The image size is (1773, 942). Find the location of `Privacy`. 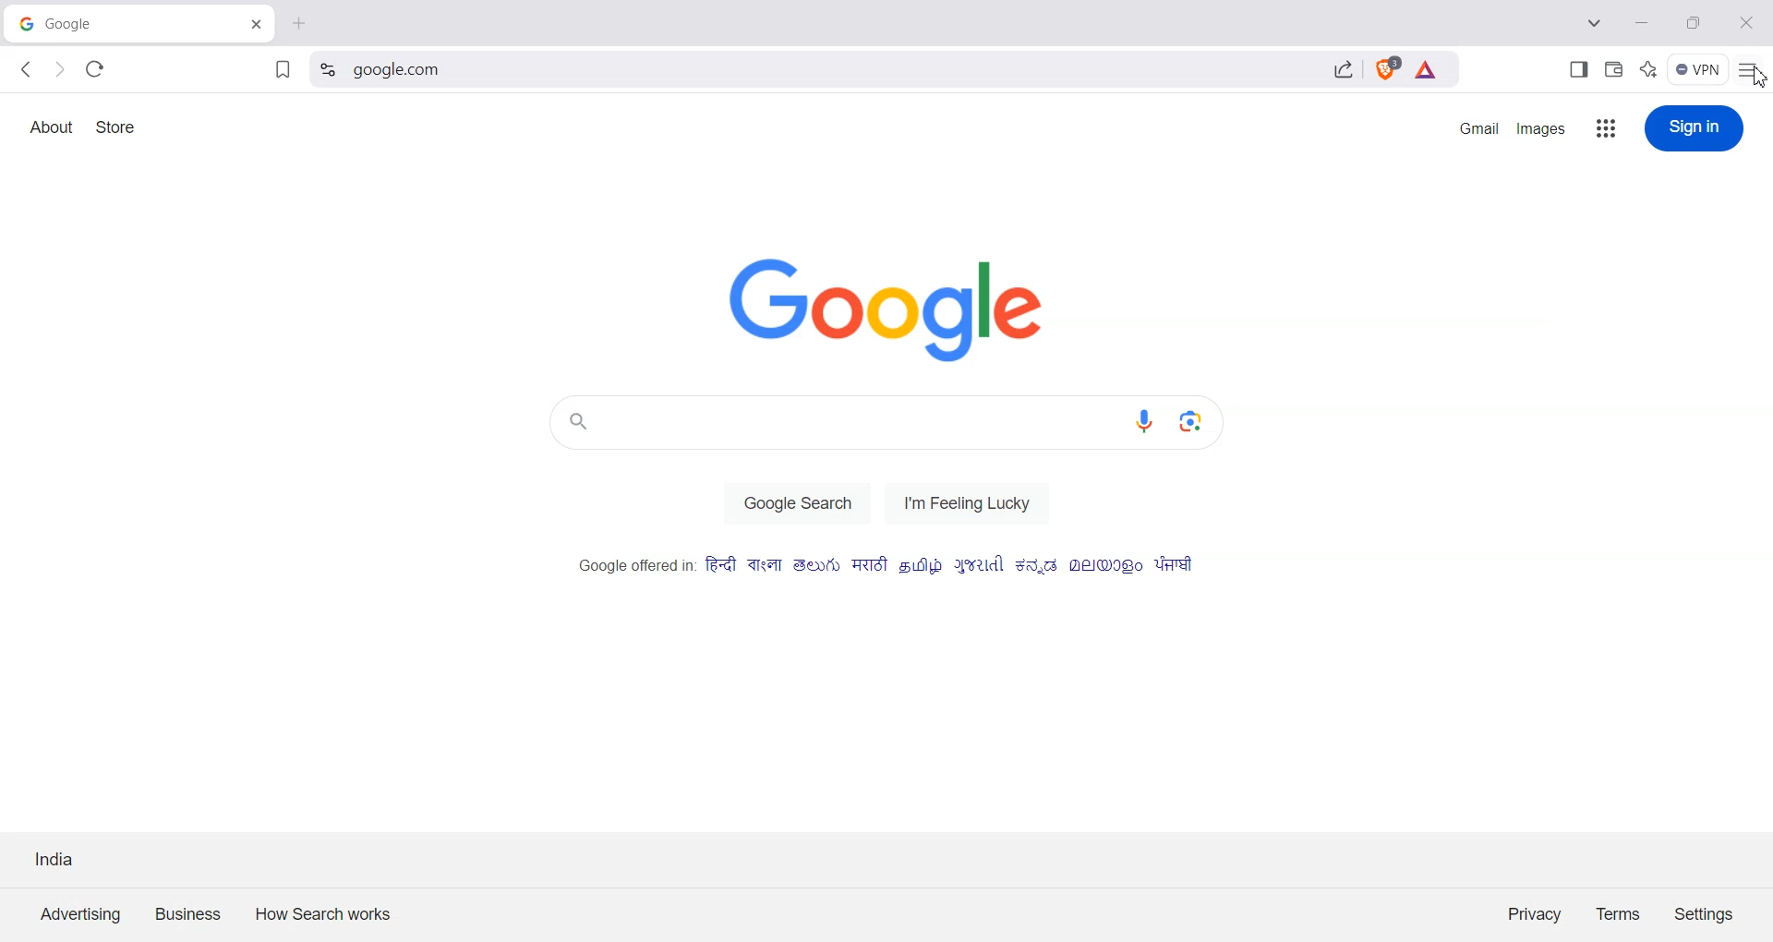

Privacy is located at coordinates (1535, 912).